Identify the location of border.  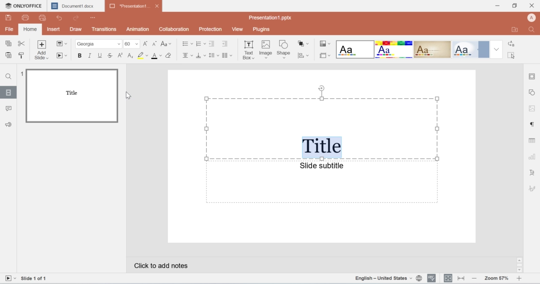
(324, 55).